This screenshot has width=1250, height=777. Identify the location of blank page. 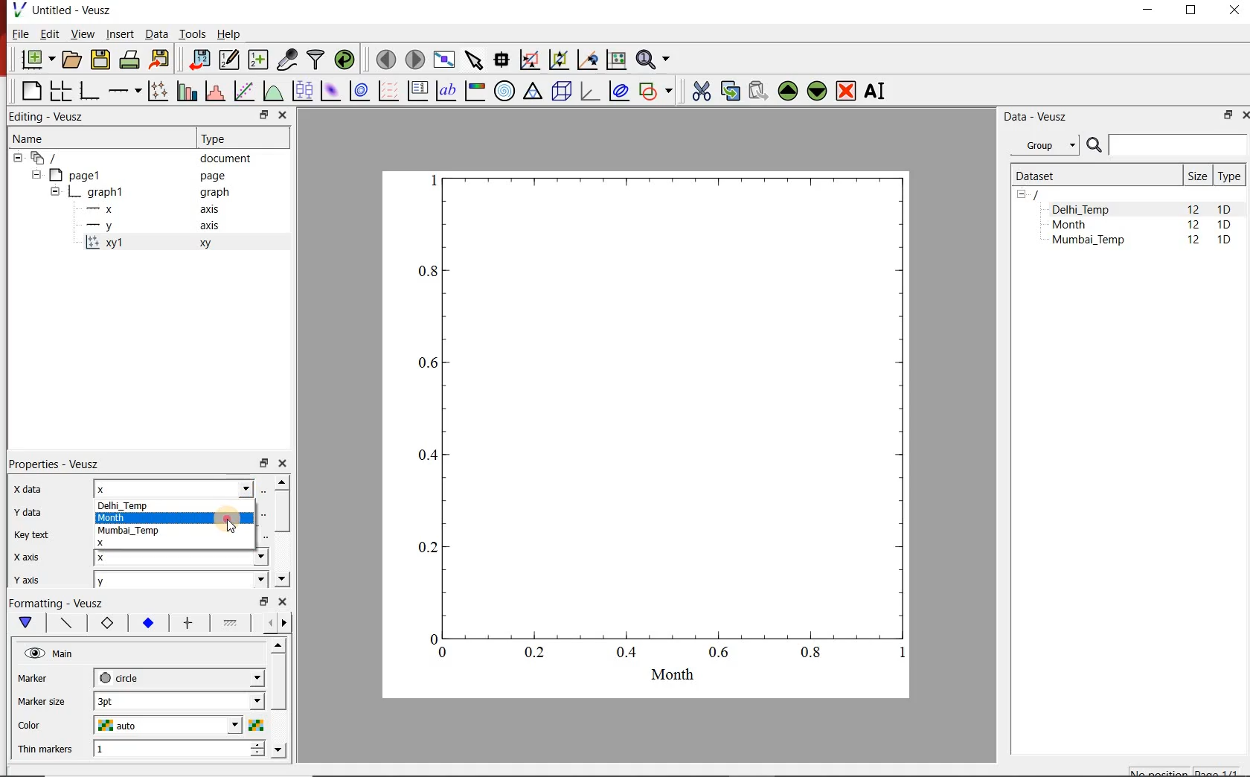
(28, 91).